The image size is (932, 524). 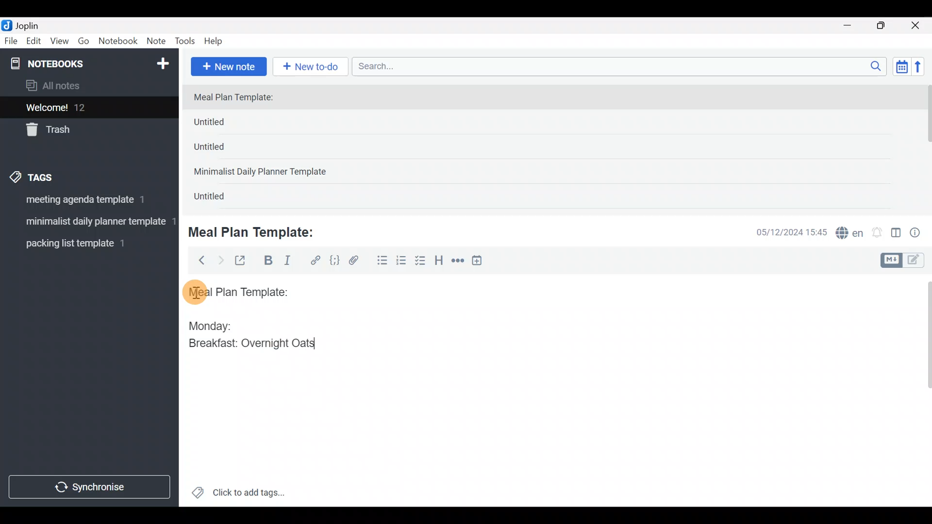 I want to click on Untitled, so click(x=222, y=150).